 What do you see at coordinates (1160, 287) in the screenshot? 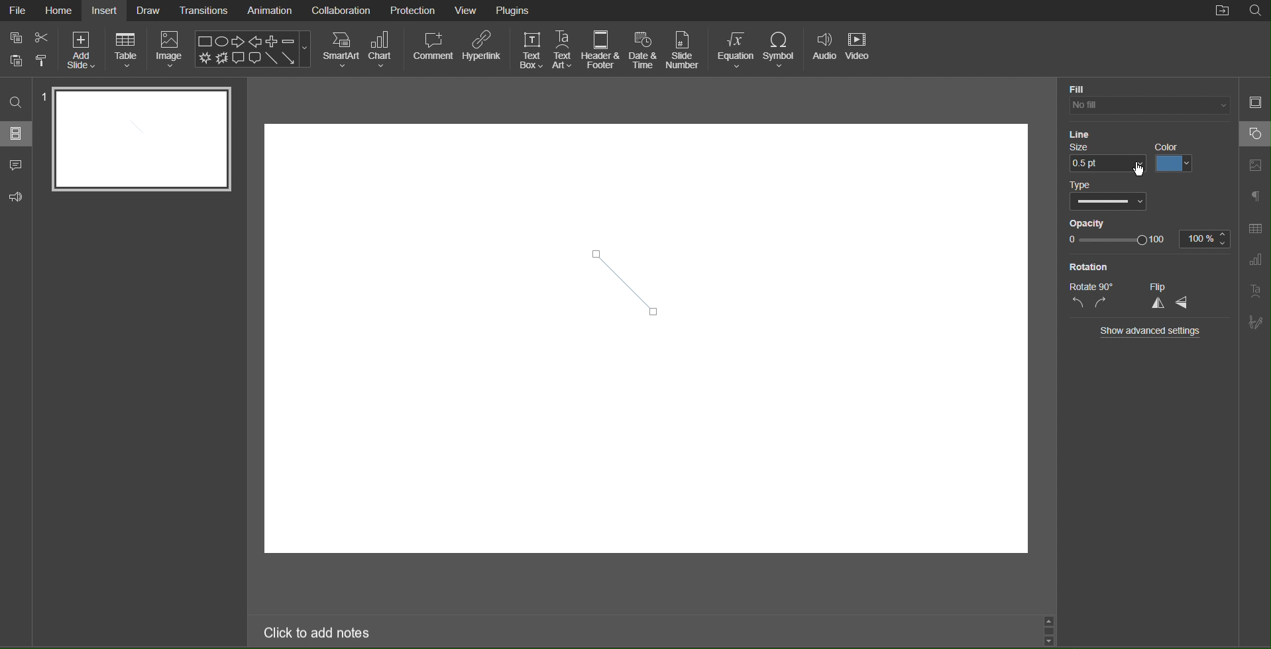
I see `Flip` at bounding box center [1160, 287].